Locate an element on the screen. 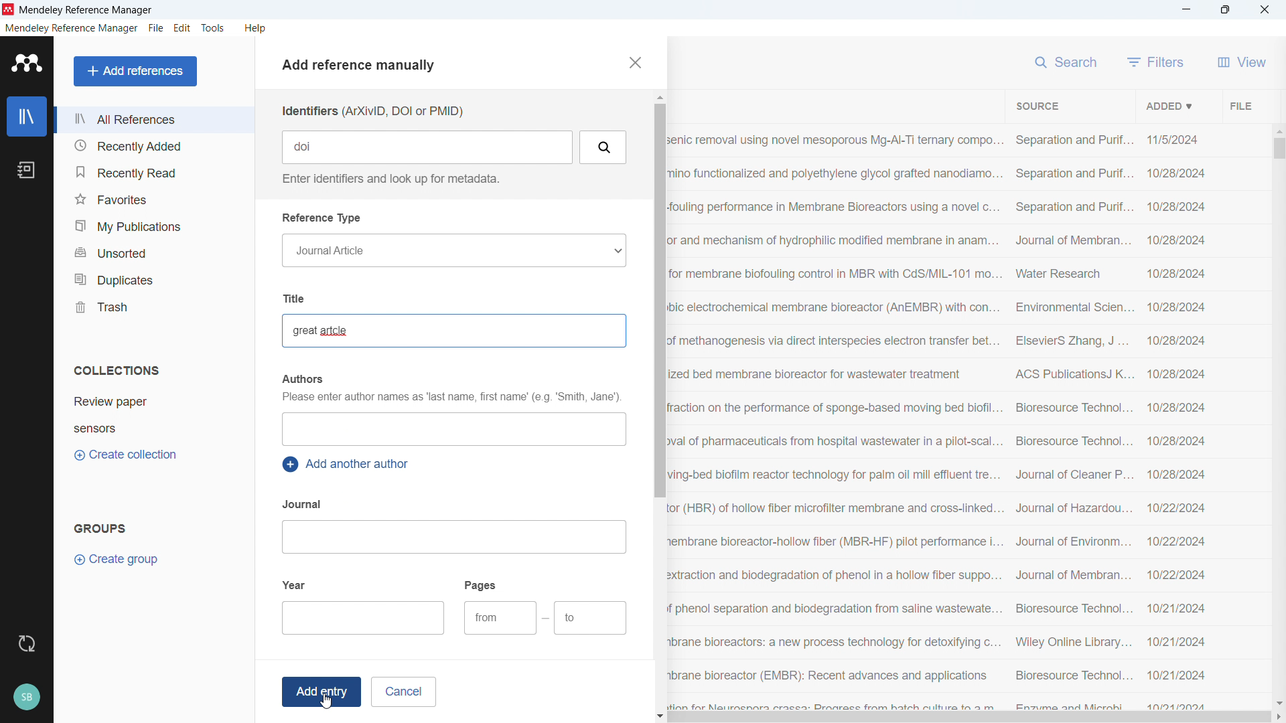  Identifiers is located at coordinates (372, 111).